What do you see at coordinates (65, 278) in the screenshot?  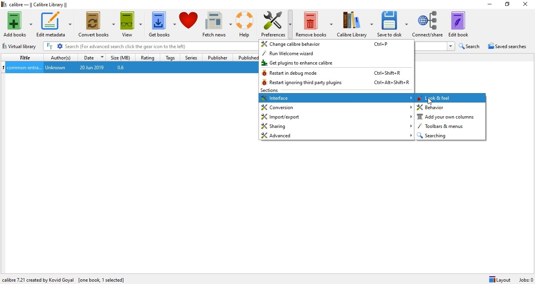 I see `Configure calibre` at bounding box center [65, 278].